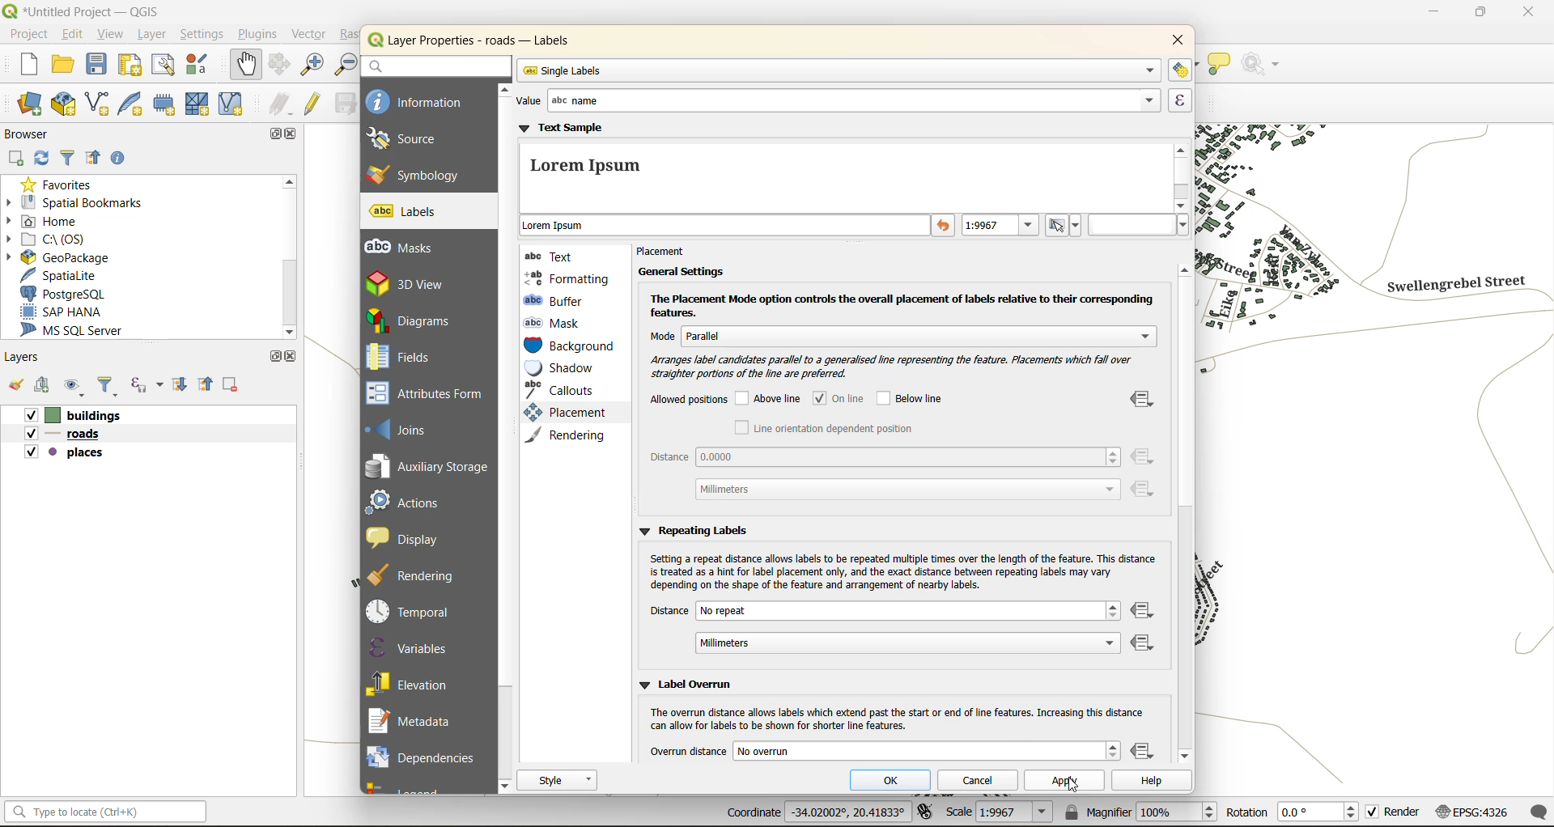 Image resolution: width=1554 pixels, height=827 pixels. Describe the element at coordinates (65, 453) in the screenshot. I see `places layer` at that location.